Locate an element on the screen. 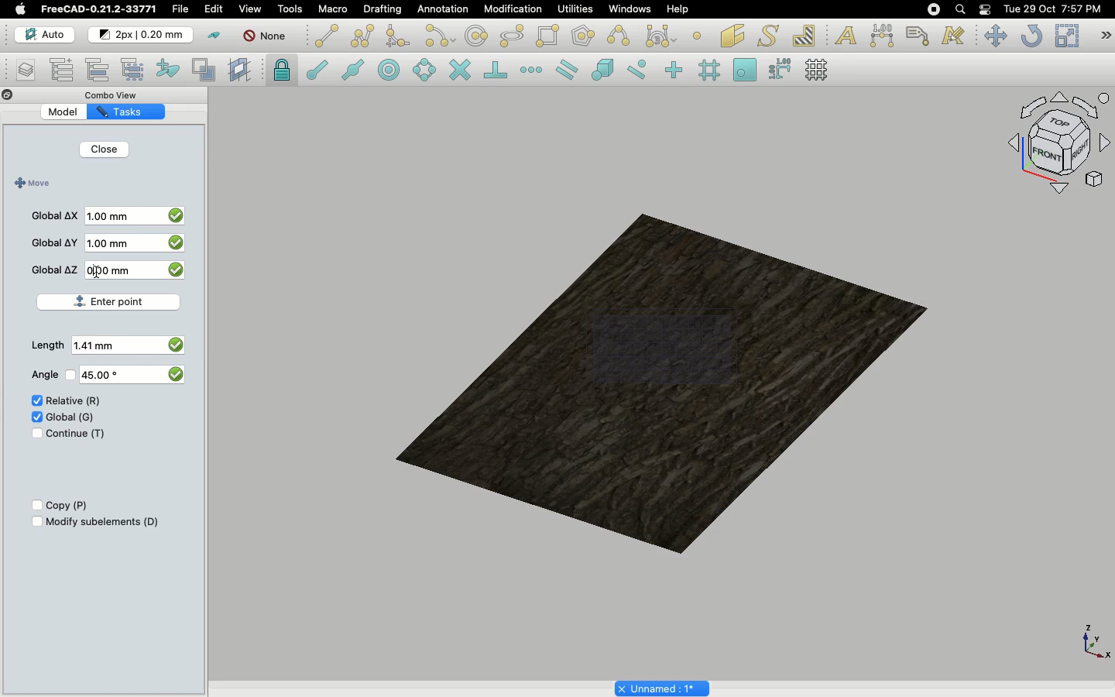 Image resolution: width=1115 pixels, height=697 pixels. Snap perpendicular is located at coordinates (498, 71).